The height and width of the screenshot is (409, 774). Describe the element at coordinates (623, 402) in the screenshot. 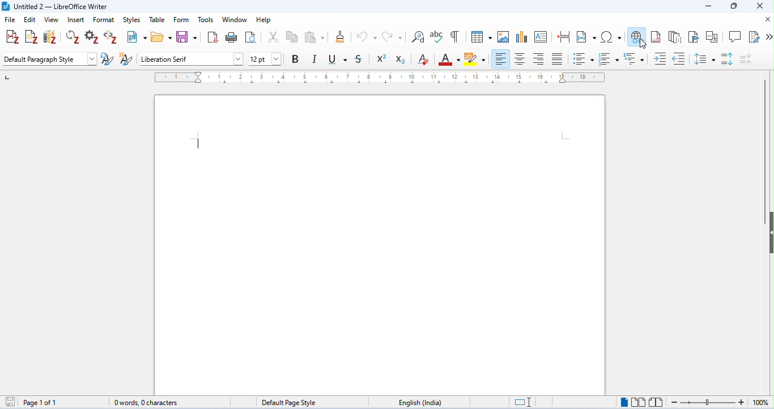

I see `single page view` at that location.